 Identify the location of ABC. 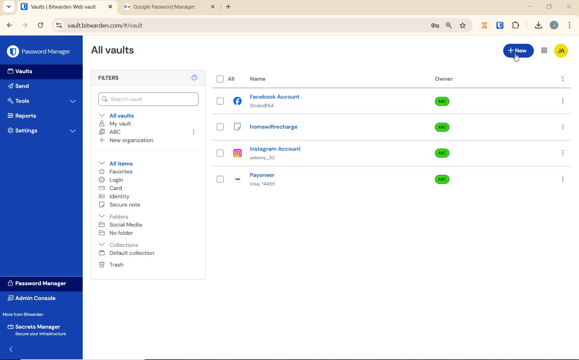
(110, 132).